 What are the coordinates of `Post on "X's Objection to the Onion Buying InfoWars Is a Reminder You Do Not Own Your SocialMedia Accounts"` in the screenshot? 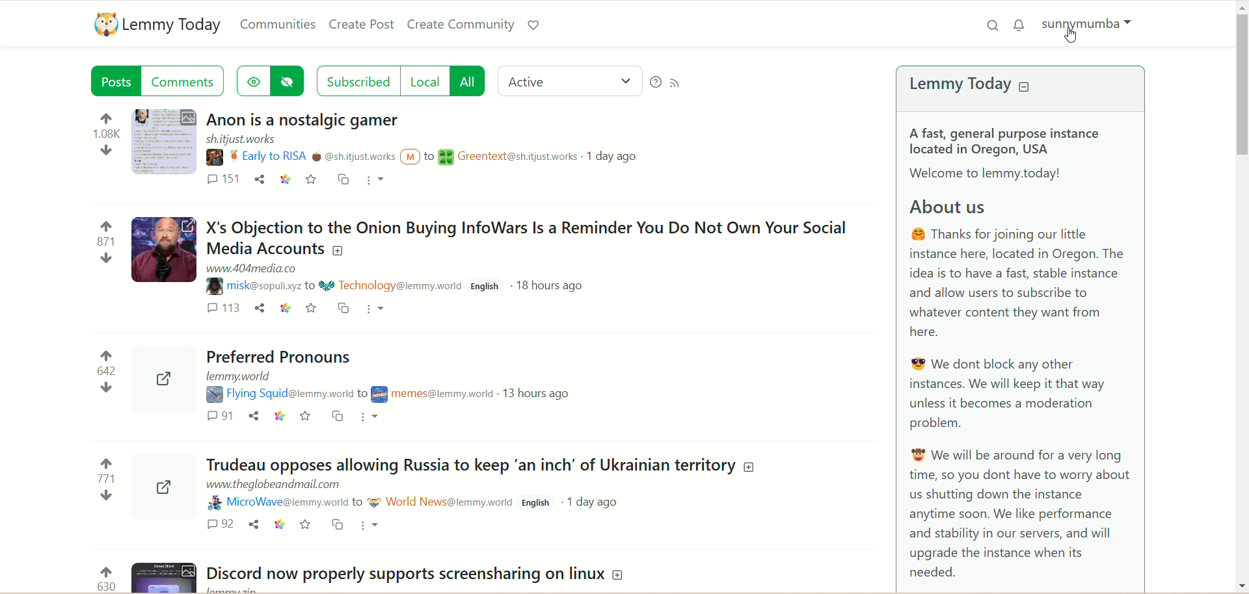 It's located at (527, 235).